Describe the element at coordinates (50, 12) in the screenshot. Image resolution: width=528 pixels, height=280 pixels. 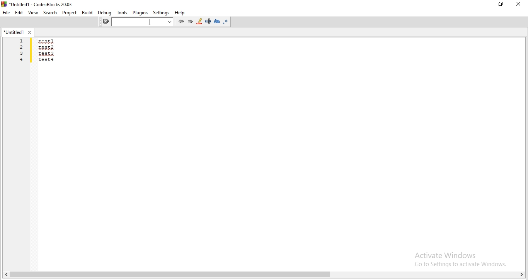
I see `Search ` at that location.